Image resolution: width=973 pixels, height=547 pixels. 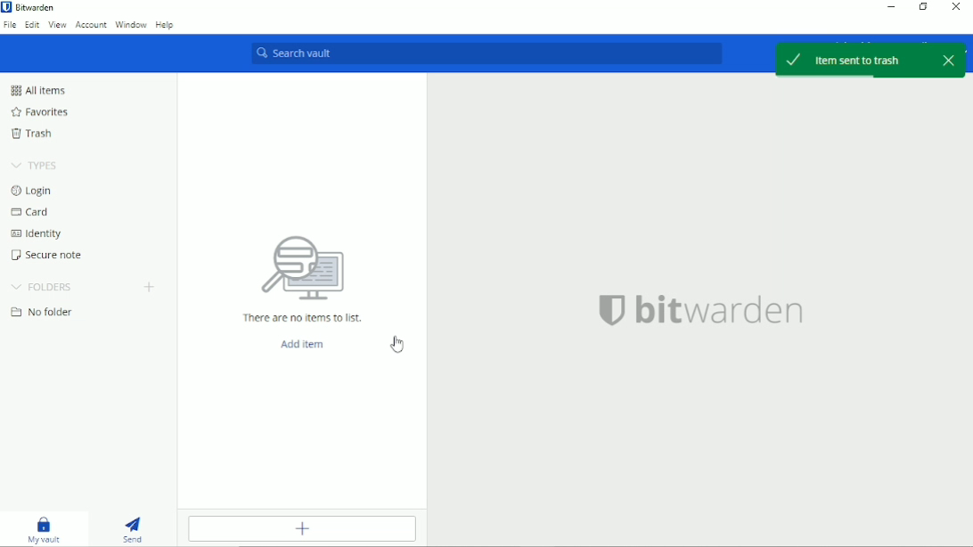 What do you see at coordinates (397, 345) in the screenshot?
I see `Cursor` at bounding box center [397, 345].